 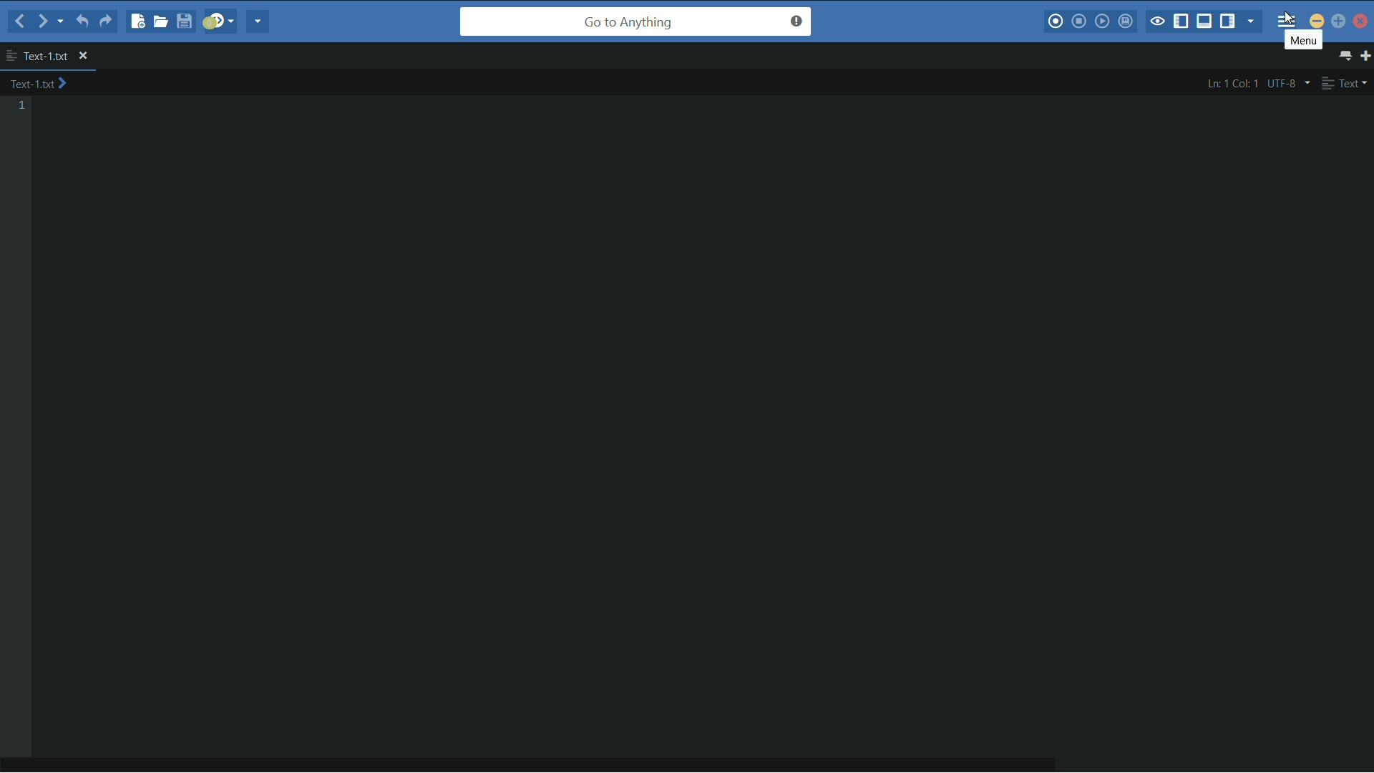 What do you see at coordinates (138, 23) in the screenshot?
I see `new file` at bounding box center [138, 23].